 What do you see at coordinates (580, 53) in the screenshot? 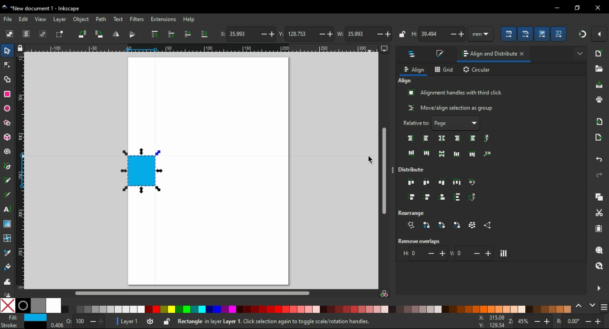
I see `show` at bounding box center [580, 53].